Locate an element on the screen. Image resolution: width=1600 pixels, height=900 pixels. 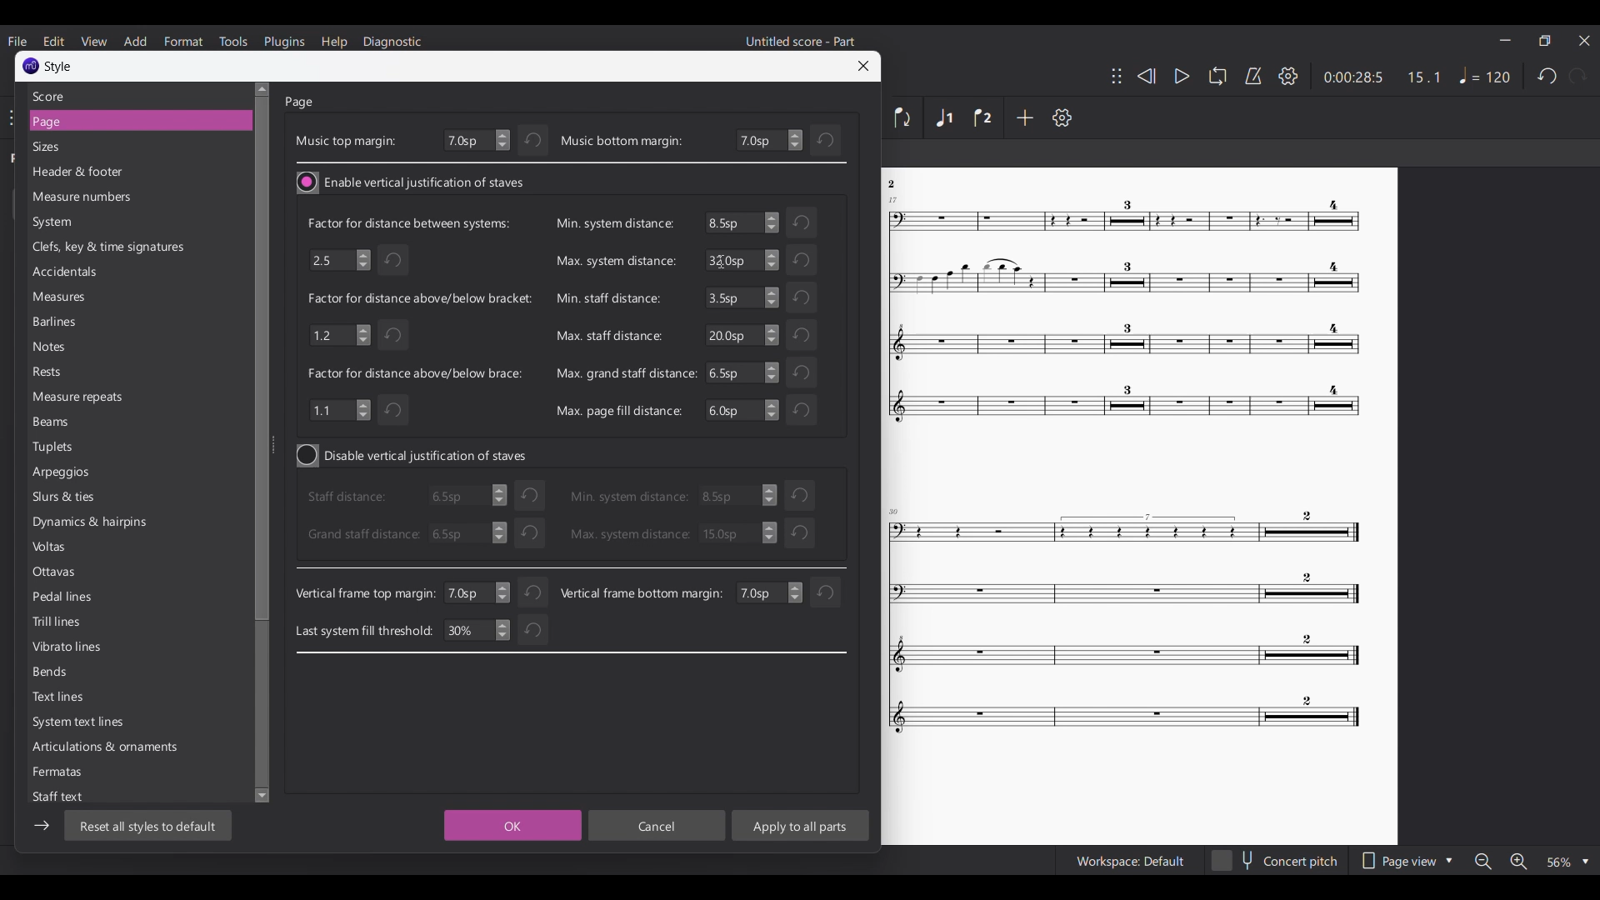
 is located at coordinates (897, 184).